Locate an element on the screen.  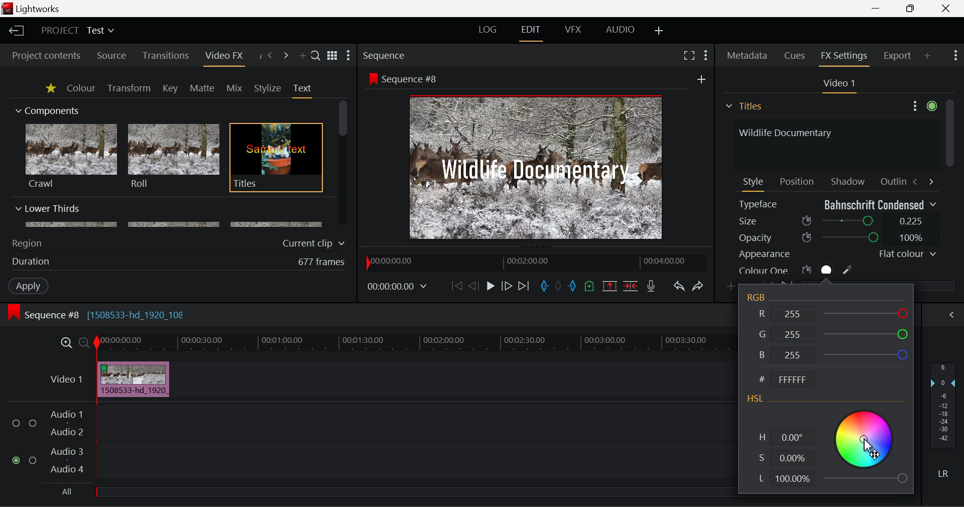
To End is located at coordinates (524, 288).